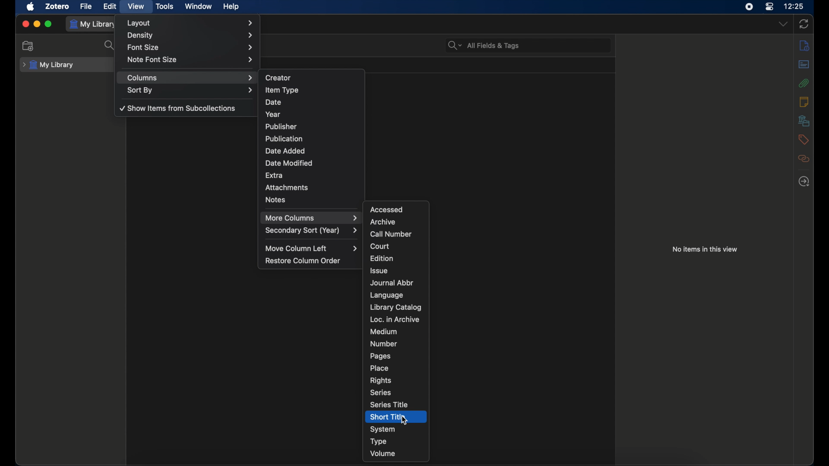  What do you see at coordinates (190, 78) in the screenshot?
I see `columns` at bounding box center [190, 78].